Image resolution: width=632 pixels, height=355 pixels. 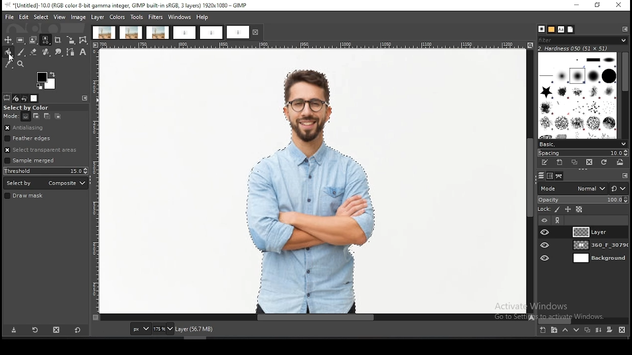 What do you see at coordinates (315, 318) in the screenshot?
I see `scroll bar` at bounding box center [315, 318].